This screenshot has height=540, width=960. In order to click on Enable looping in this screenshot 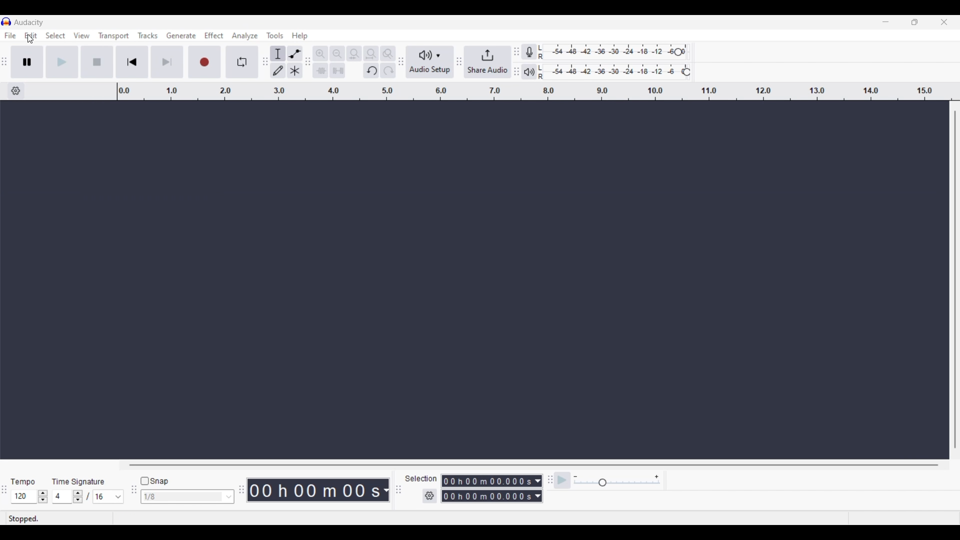, I will do `click(242, 62)`.